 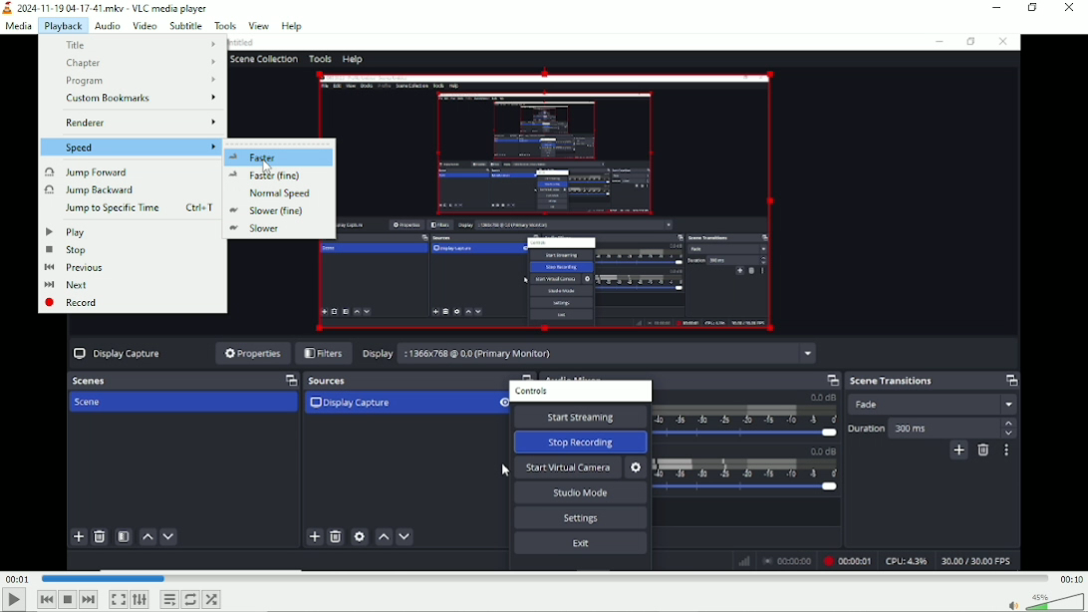 What do you see at coordinates (107, 24) in the screenshot?
I see `audio` at bounding box center [107, 24].